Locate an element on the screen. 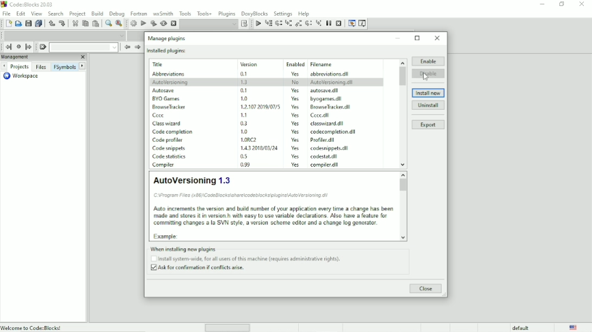 The width and height of the screenshot is (592, 332). Settings is located at coordinates (284, 13).